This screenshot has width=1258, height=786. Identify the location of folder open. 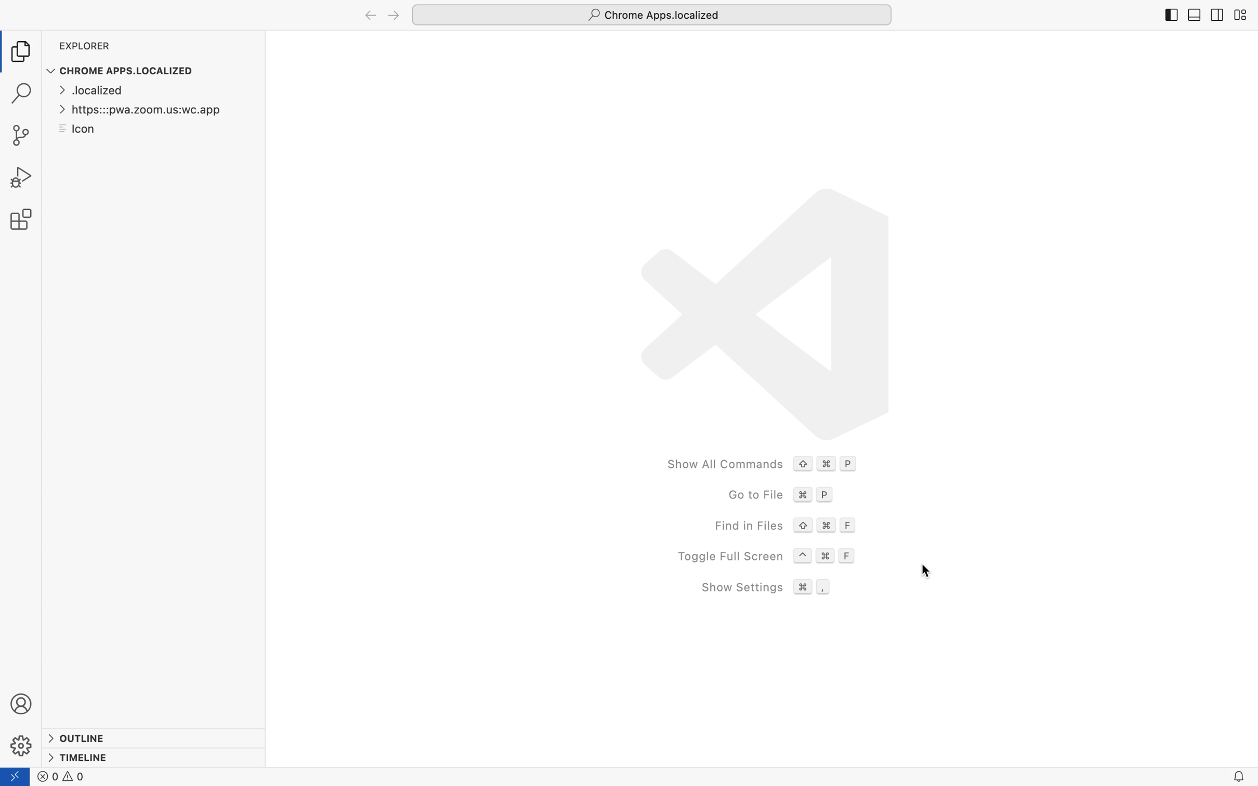
(152, 111).